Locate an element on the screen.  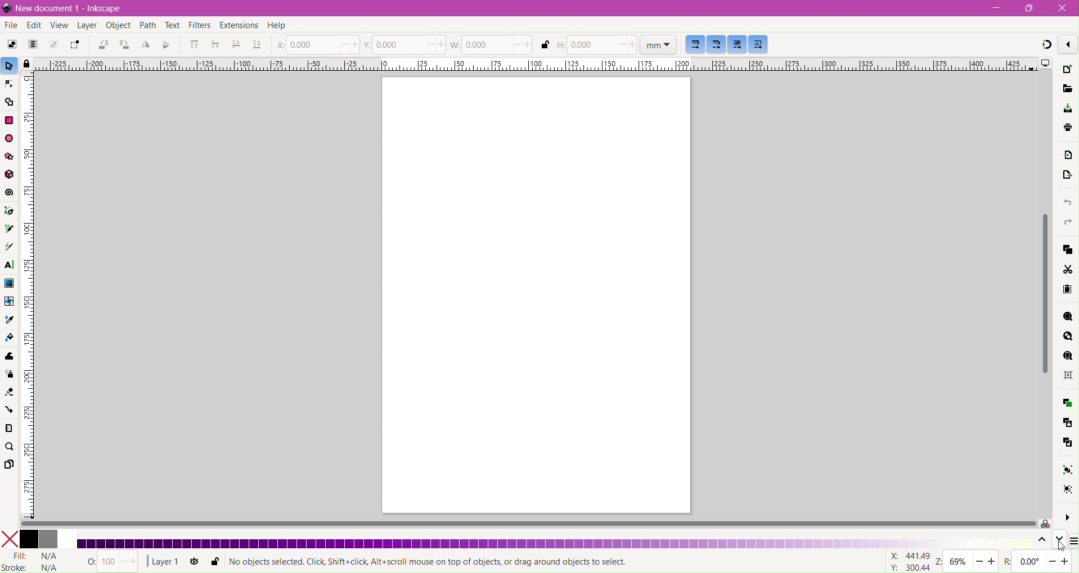
Node Tool is located at coordinates (10, 84).